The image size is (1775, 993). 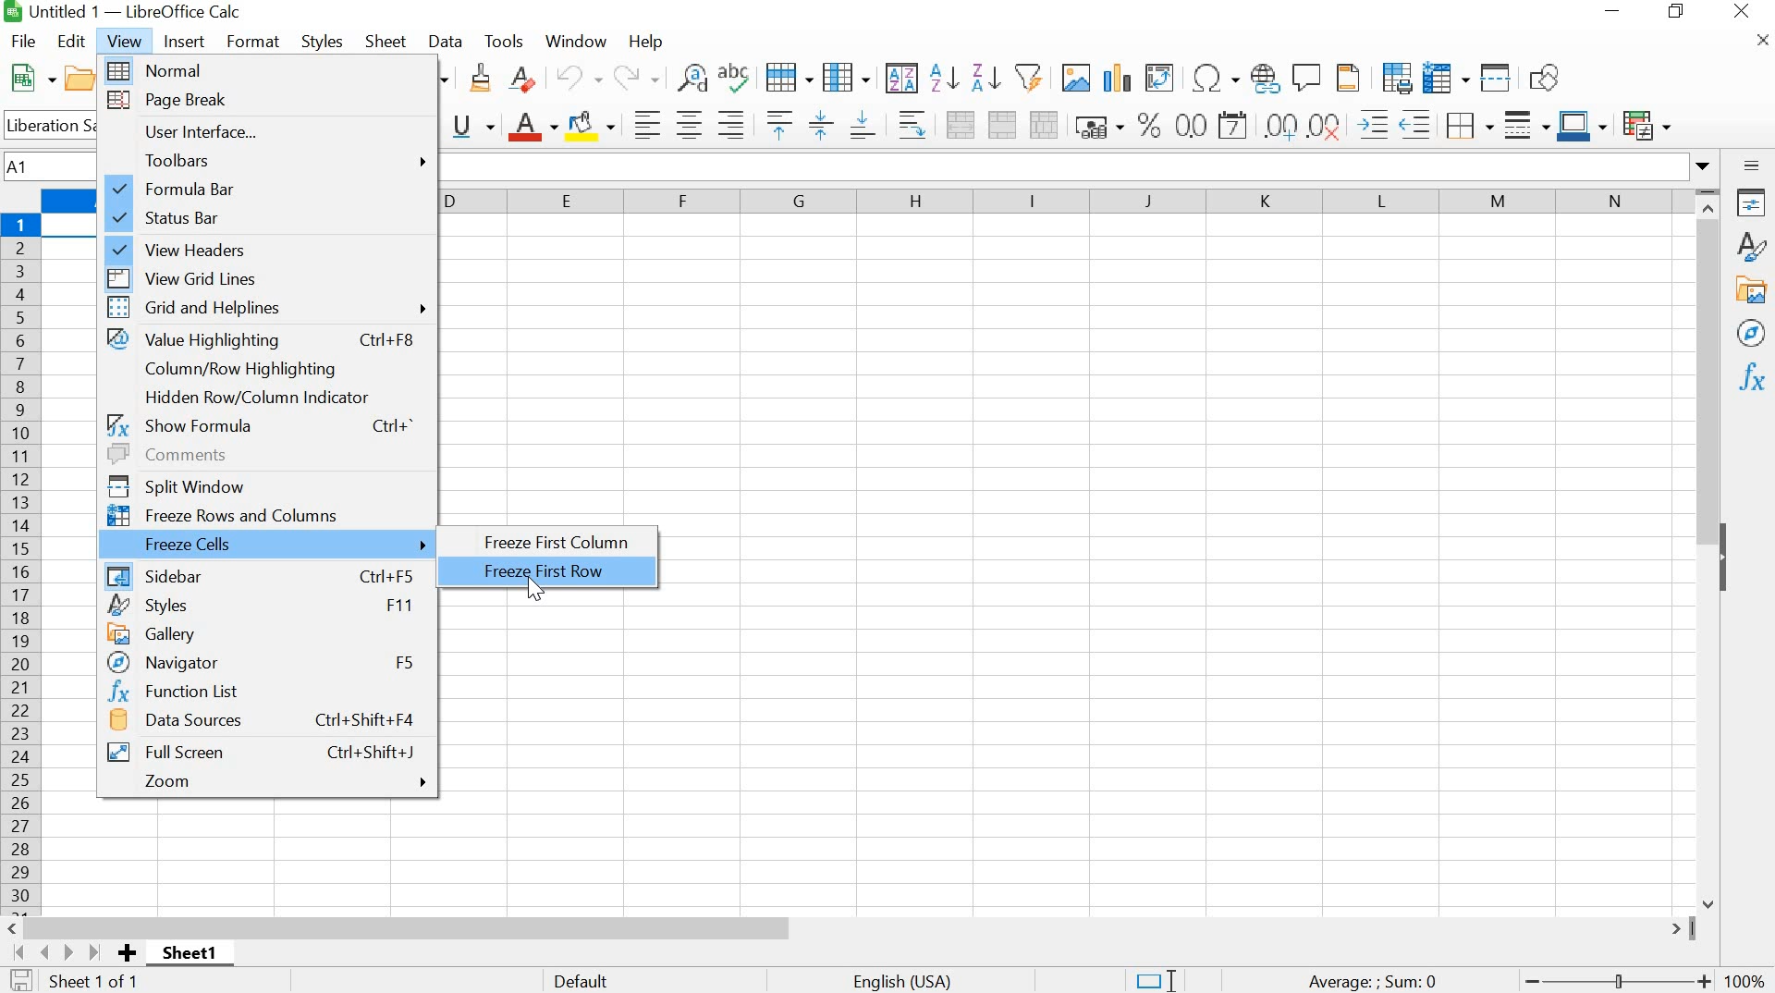 I want to click on DEFINE PRINT AREA, so click(x=1396, y=77).